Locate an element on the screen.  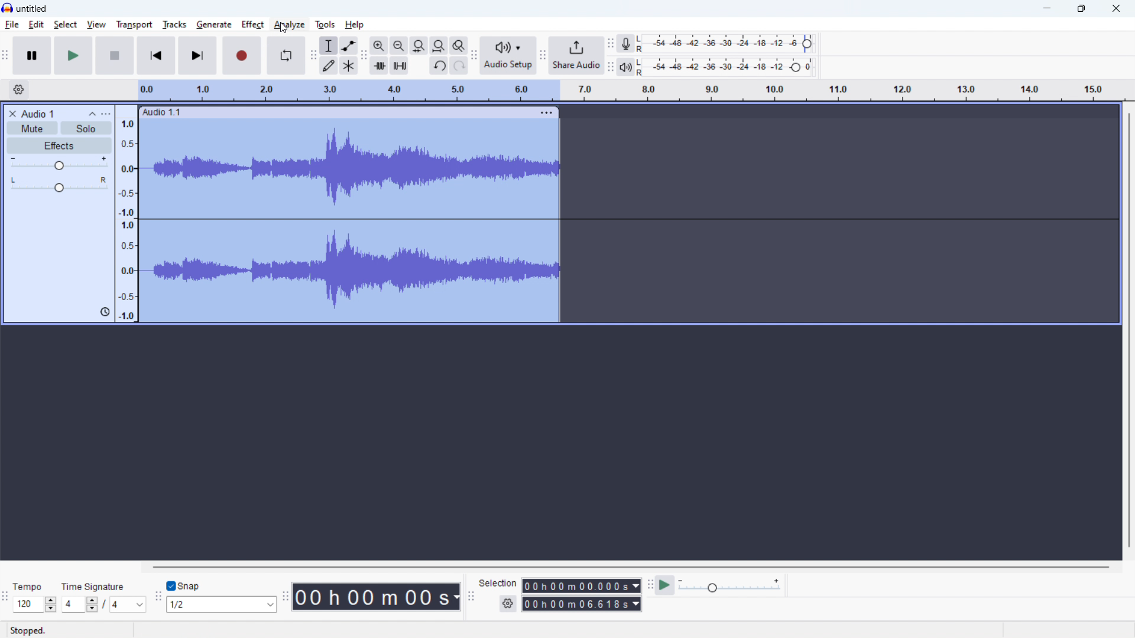
snapping toolbar is located at coordinates (158, 597).